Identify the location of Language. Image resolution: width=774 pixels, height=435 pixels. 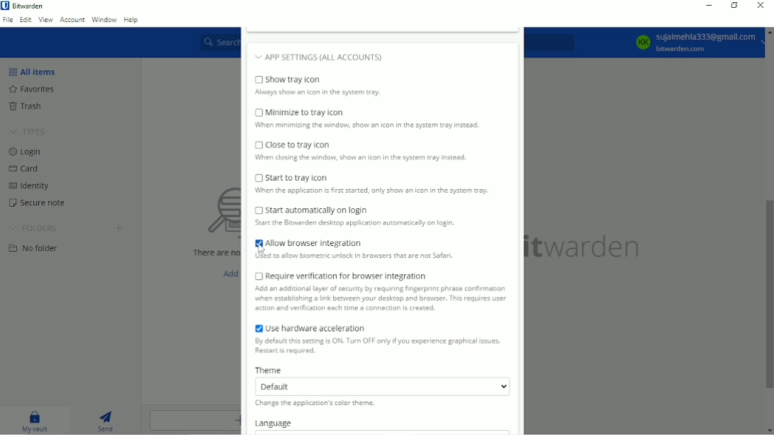
(276, 423).